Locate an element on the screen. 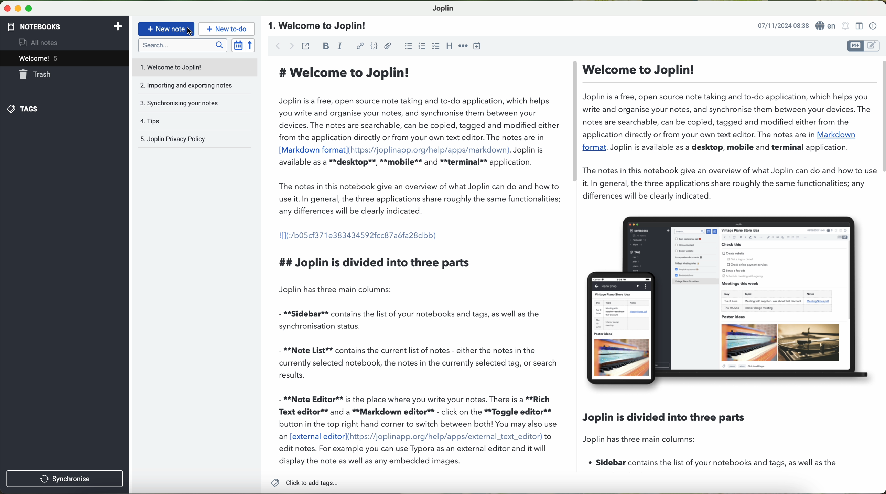 Image resolution: width=886 pixels, height=494 pixels. title file is located at coordinates (319, 26).